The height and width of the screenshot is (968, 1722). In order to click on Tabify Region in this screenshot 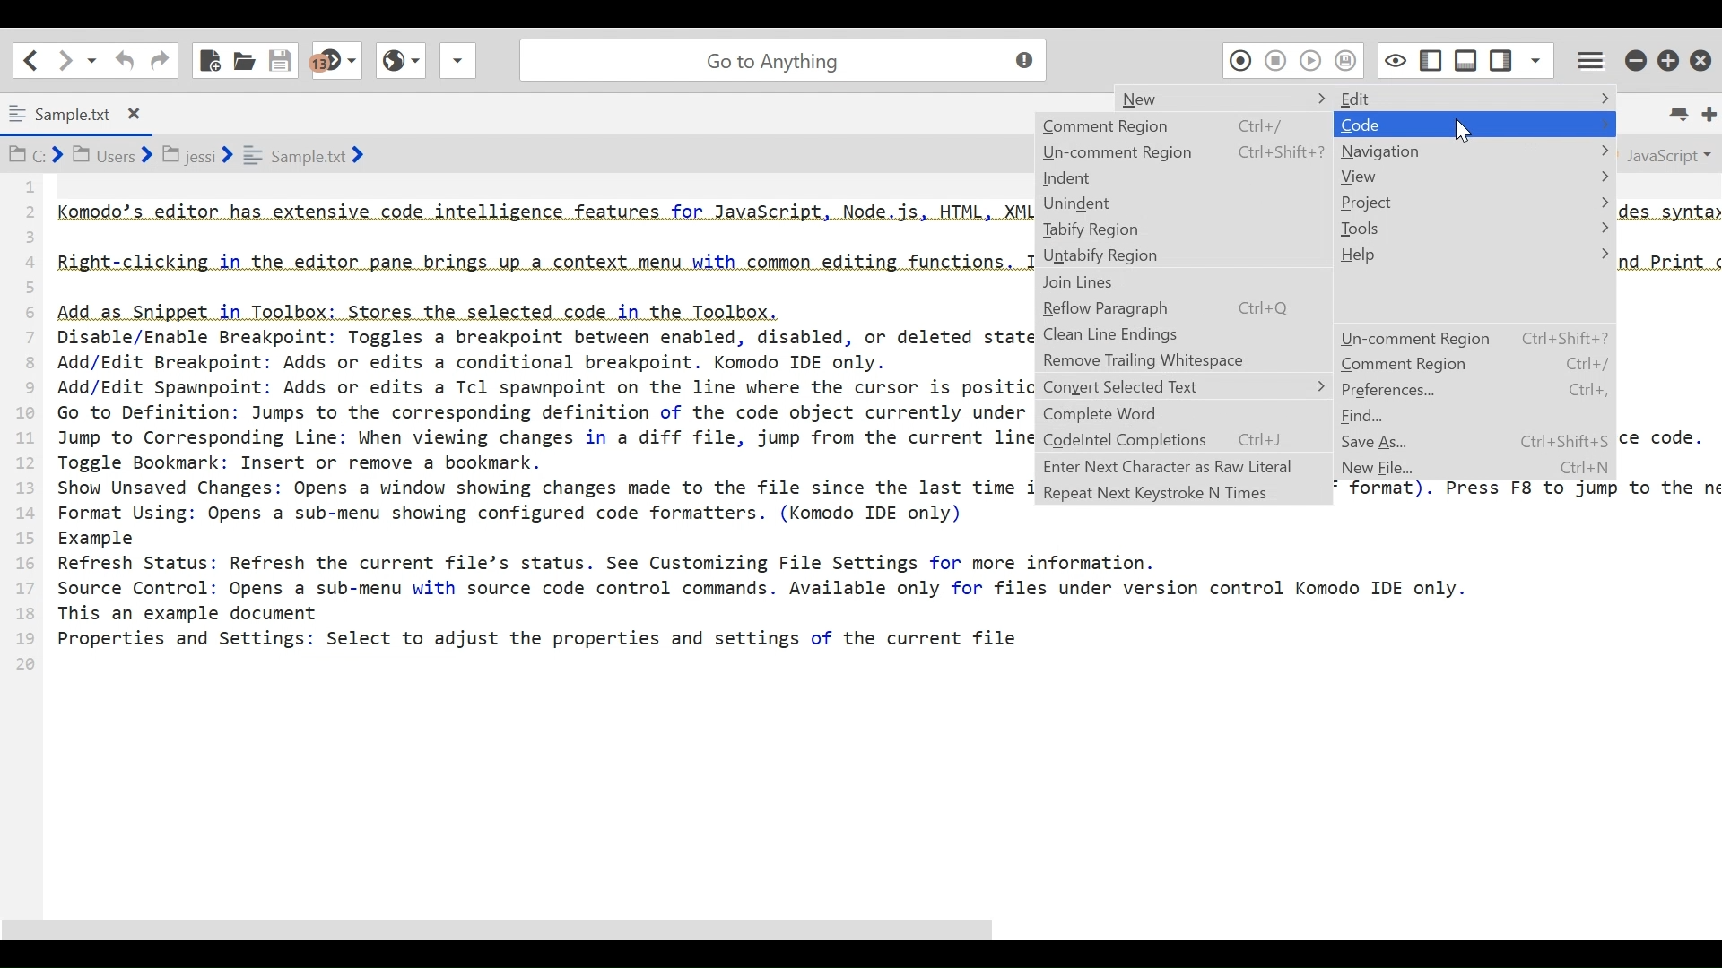, I will do `click(1183, 229)`.